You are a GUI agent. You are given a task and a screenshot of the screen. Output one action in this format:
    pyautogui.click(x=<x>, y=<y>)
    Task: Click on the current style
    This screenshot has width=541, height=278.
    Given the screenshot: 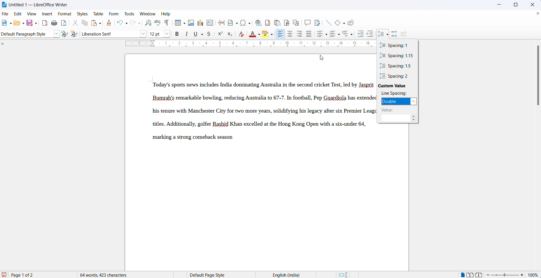 What is the action you would take?
    pyautogui.click(x=26, y=34)
    